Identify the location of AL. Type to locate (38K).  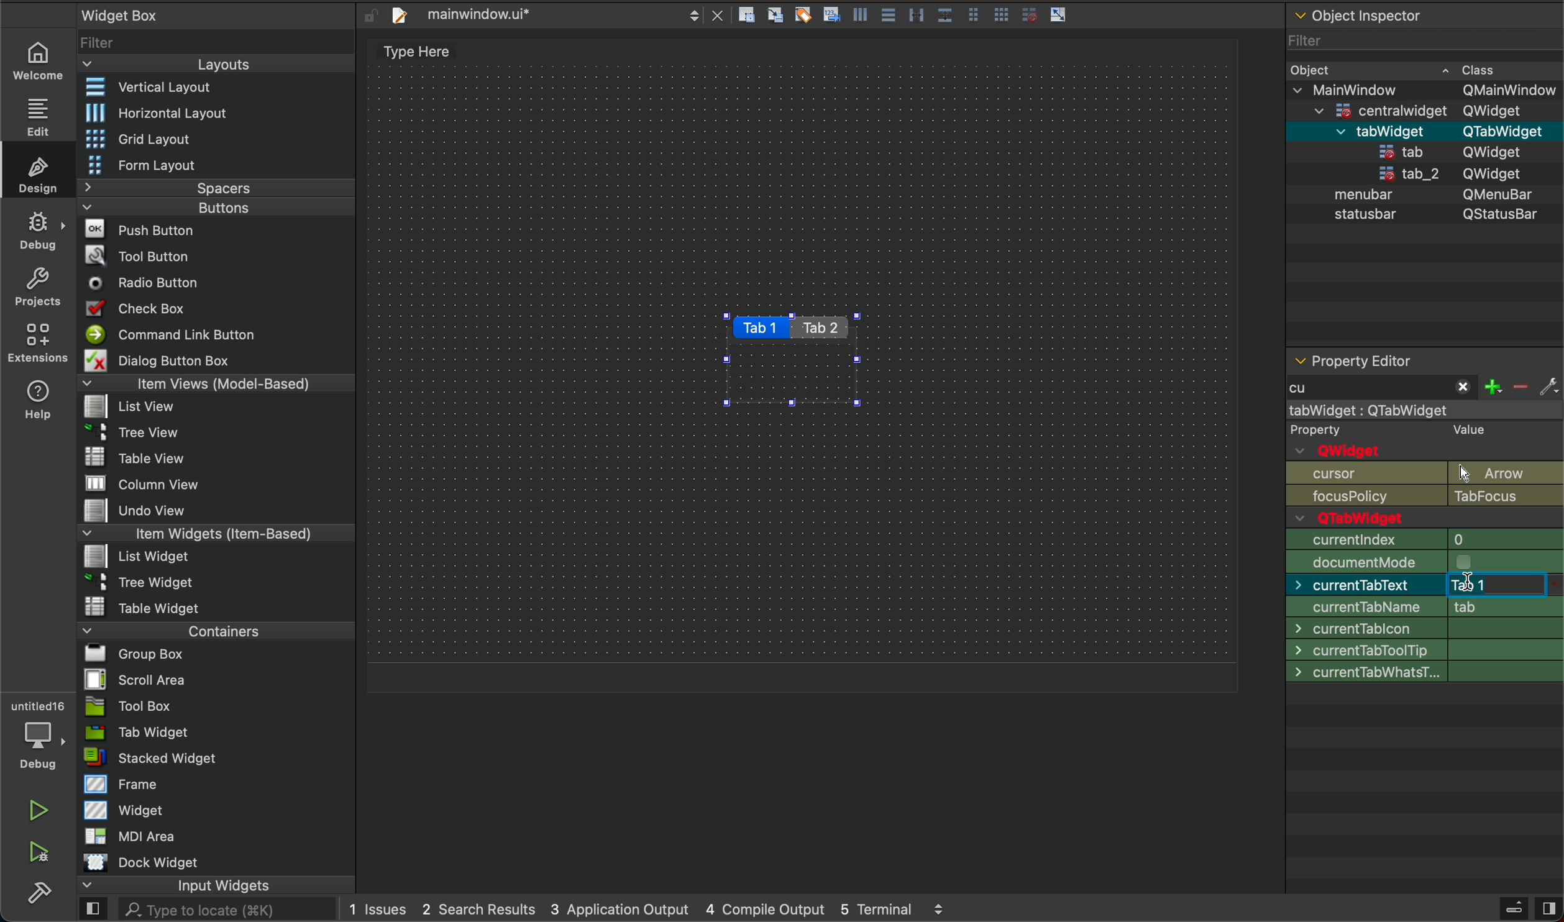
(214, 911).